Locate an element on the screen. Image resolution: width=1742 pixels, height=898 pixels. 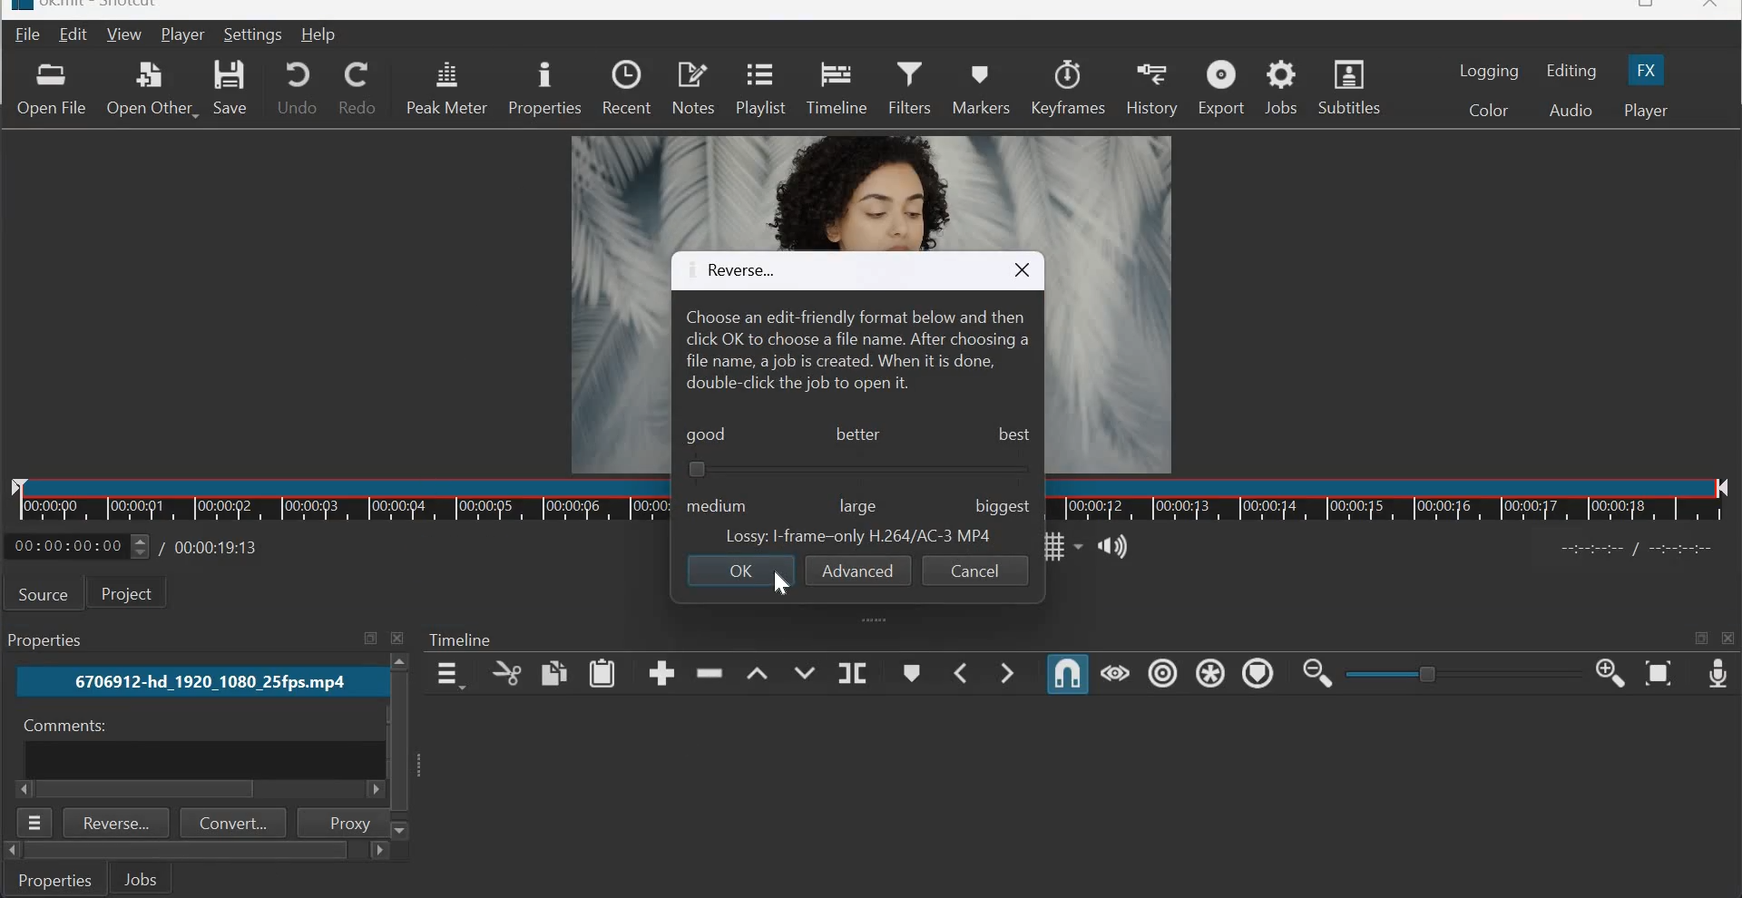
Open other is located at coordinates (152, 86).